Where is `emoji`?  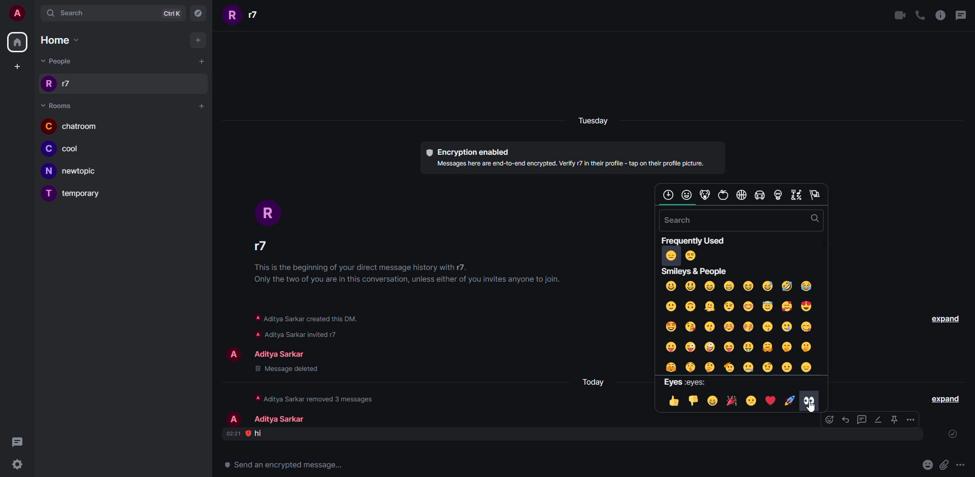 emoji is located at coordinates (927, 465).